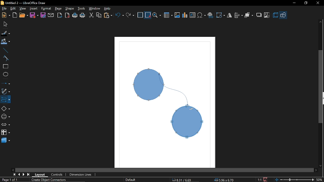 The height and width of the screenshot is (182, 324). What do you see at coordinates (321, 167) in the screenshot?
I see `Move down` at bounding box center [321, 167].